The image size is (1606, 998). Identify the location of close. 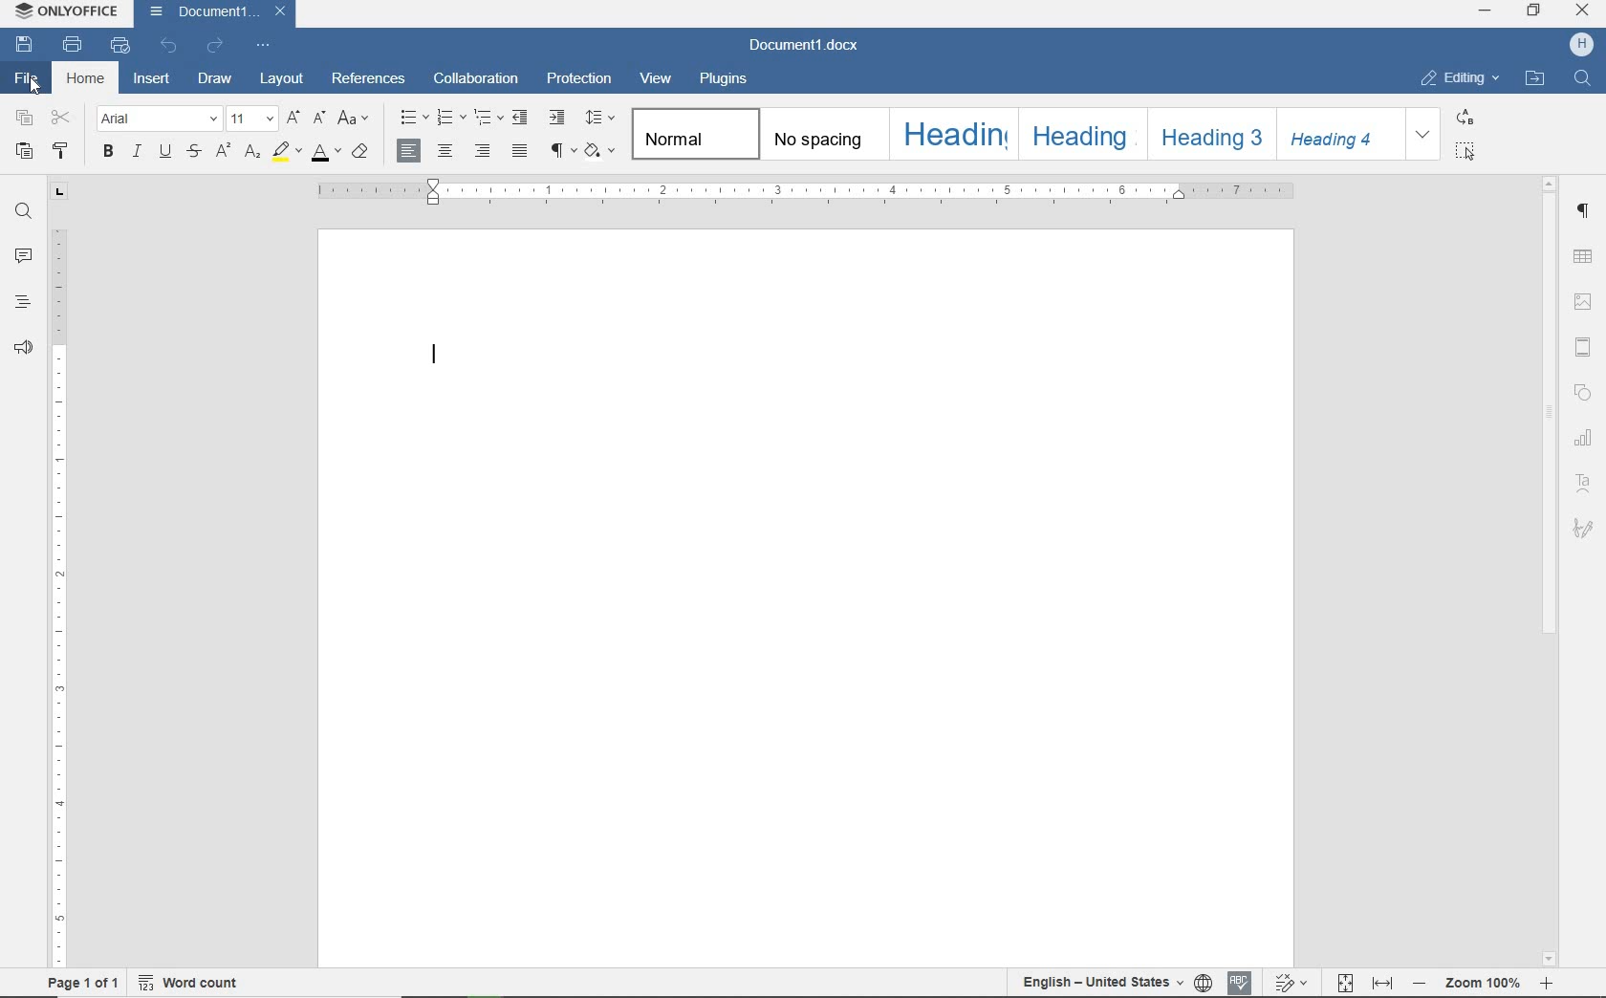
(1582, 12).